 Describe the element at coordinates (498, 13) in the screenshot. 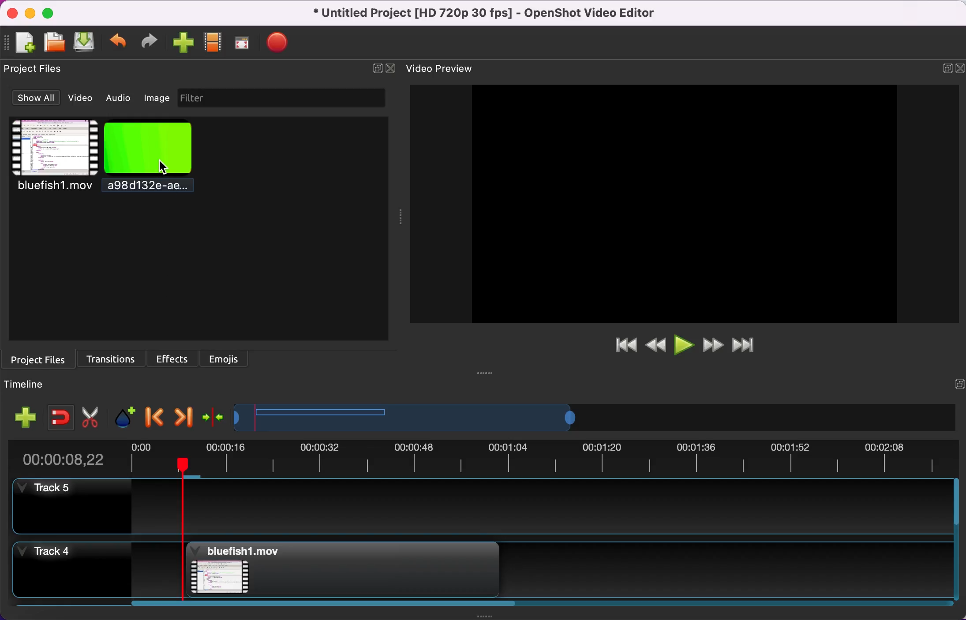

I see `title - Untitled Project [HD 720p 30 fps]-OpenShot Video Editor` at that location.